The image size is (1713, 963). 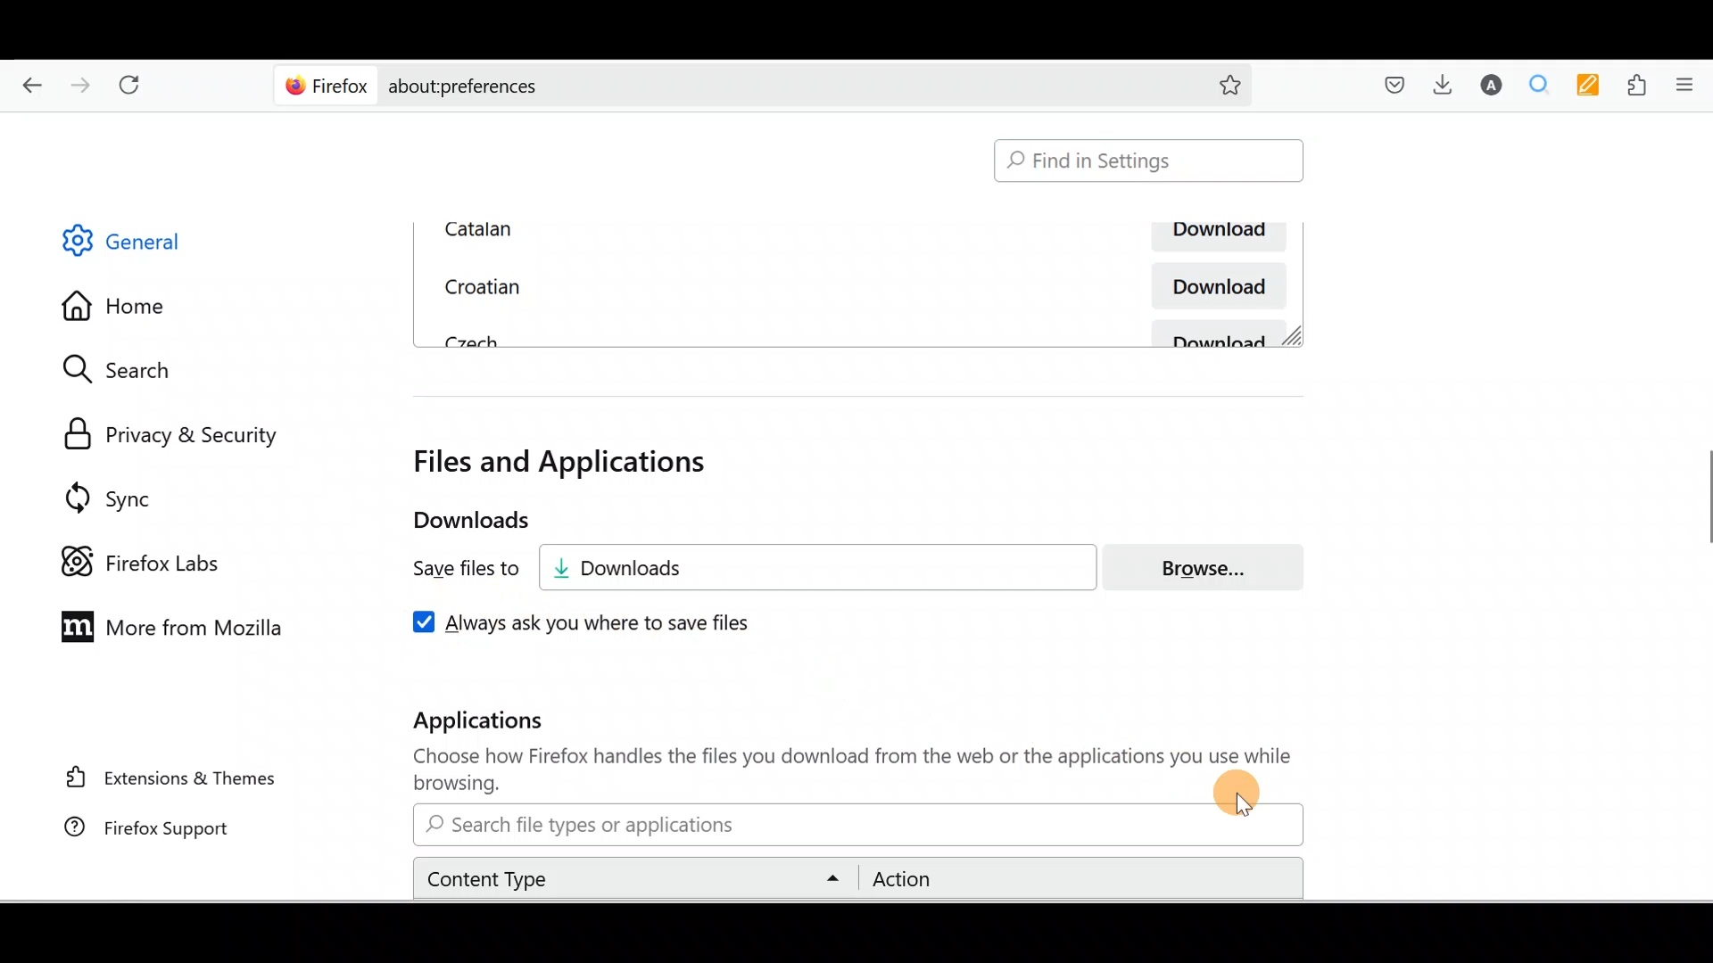 What do you see at coordinates (1702, 504) in the screenshot?
I see `Mouse up - scroll bar` at bounding box center [1702, 504].